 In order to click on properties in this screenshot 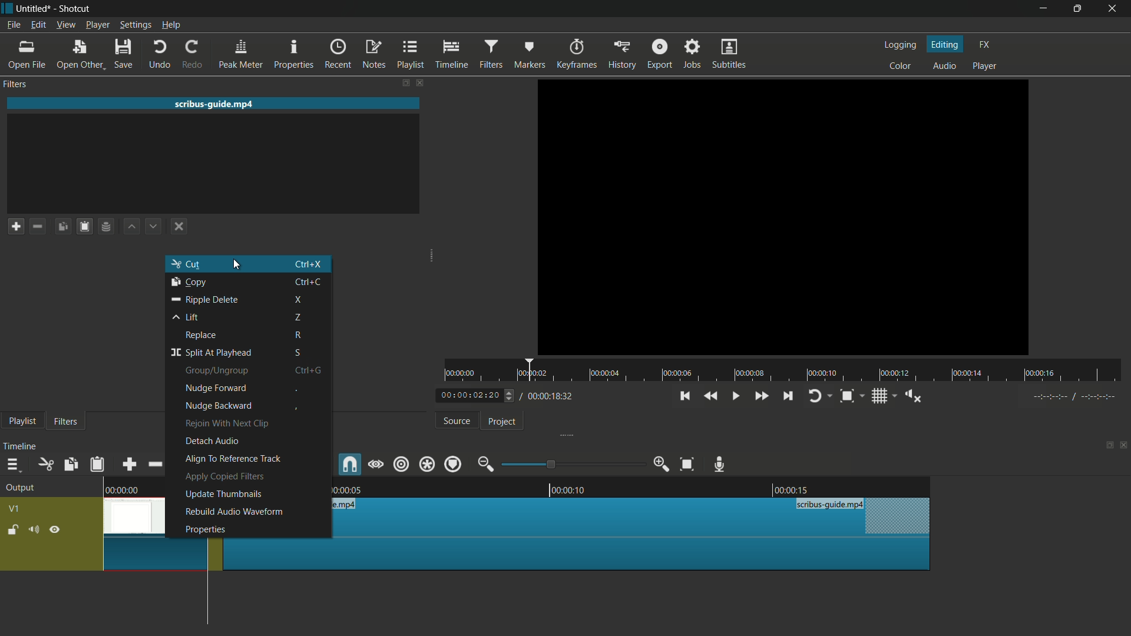, I will do `click(294, 54)`.